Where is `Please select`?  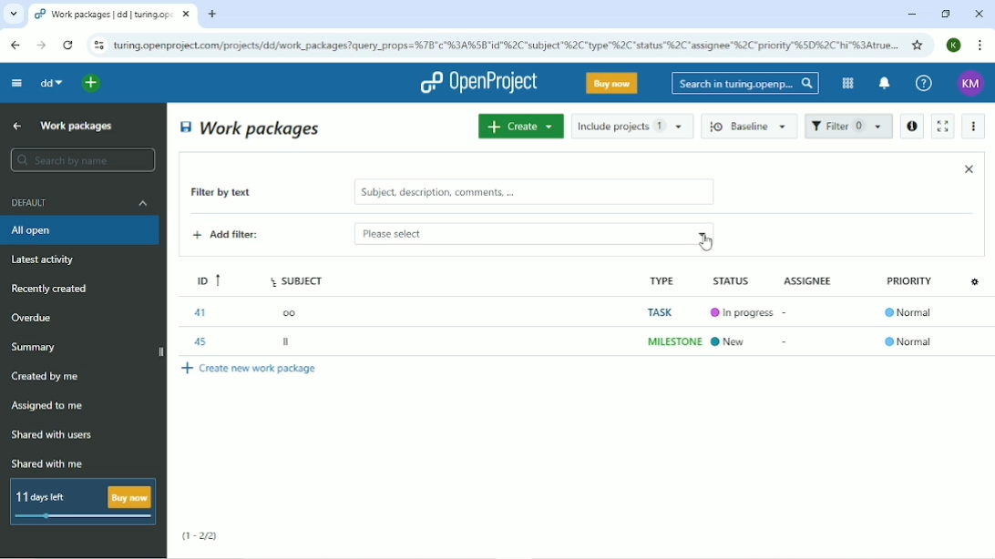 Please select is located at coordinates (499, 235).